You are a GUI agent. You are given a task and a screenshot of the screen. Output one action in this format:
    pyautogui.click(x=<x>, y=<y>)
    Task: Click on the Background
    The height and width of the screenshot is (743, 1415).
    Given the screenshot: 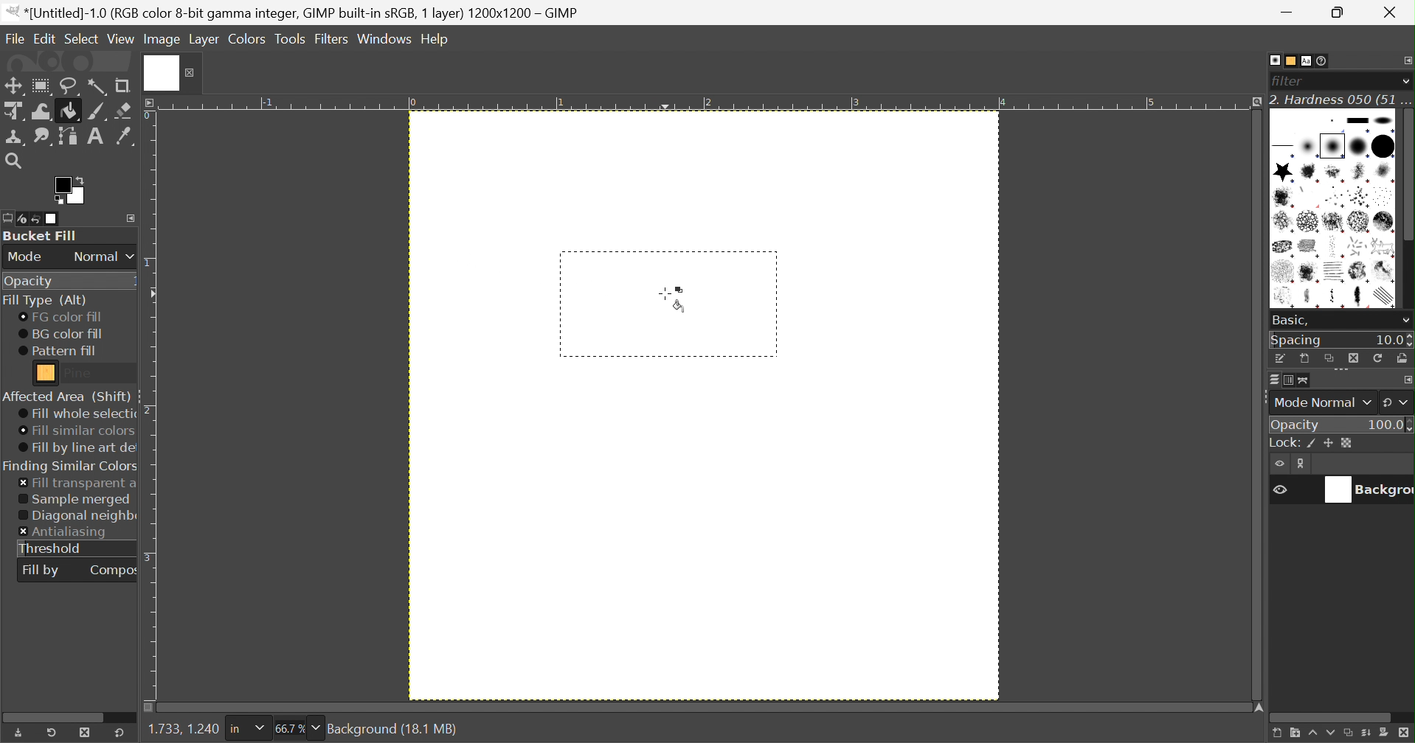 What is the action you would take?
    pyautogui.click(x=1365, y=490)
    